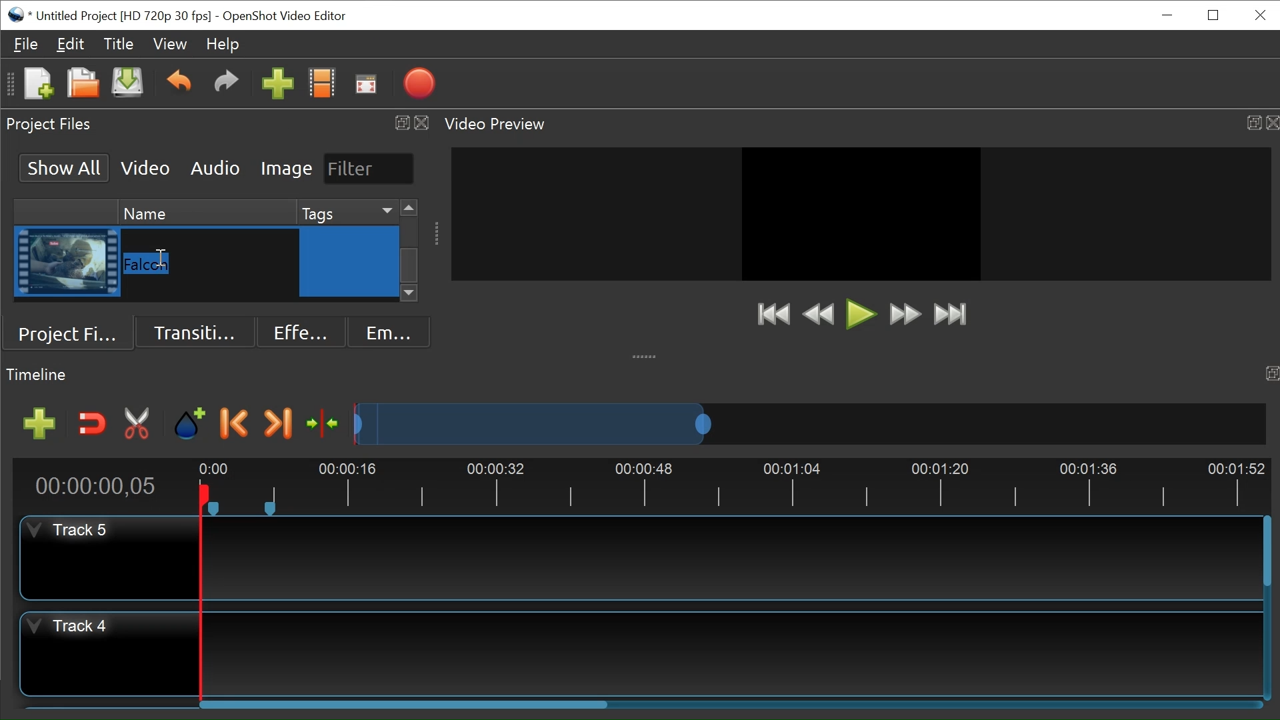 The height and width of the screenshot is (720, 1280). What do you see at coordinates (297, 331) in the screenshot?
I see `Effects` at bounding box center [297, 331].